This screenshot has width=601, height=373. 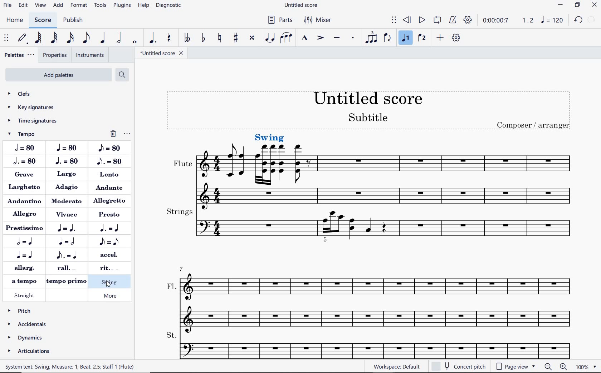 What do you see at coordinates (68, 269) in the screenshot?
I see `RALL.` at bounding box center [68, 269].